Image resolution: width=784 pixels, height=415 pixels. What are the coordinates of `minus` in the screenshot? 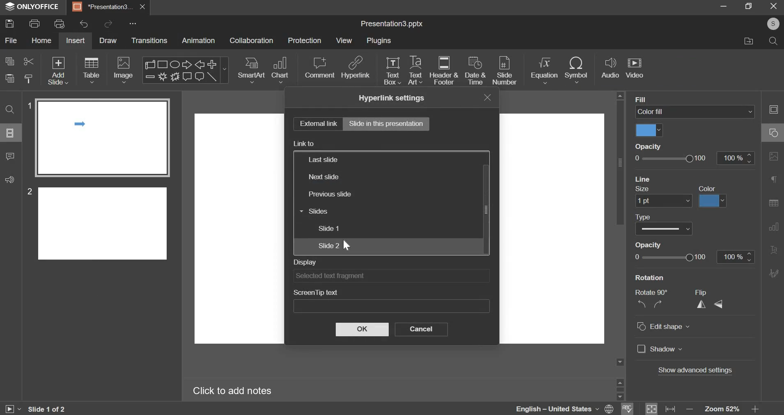 It's located at (149, 76).